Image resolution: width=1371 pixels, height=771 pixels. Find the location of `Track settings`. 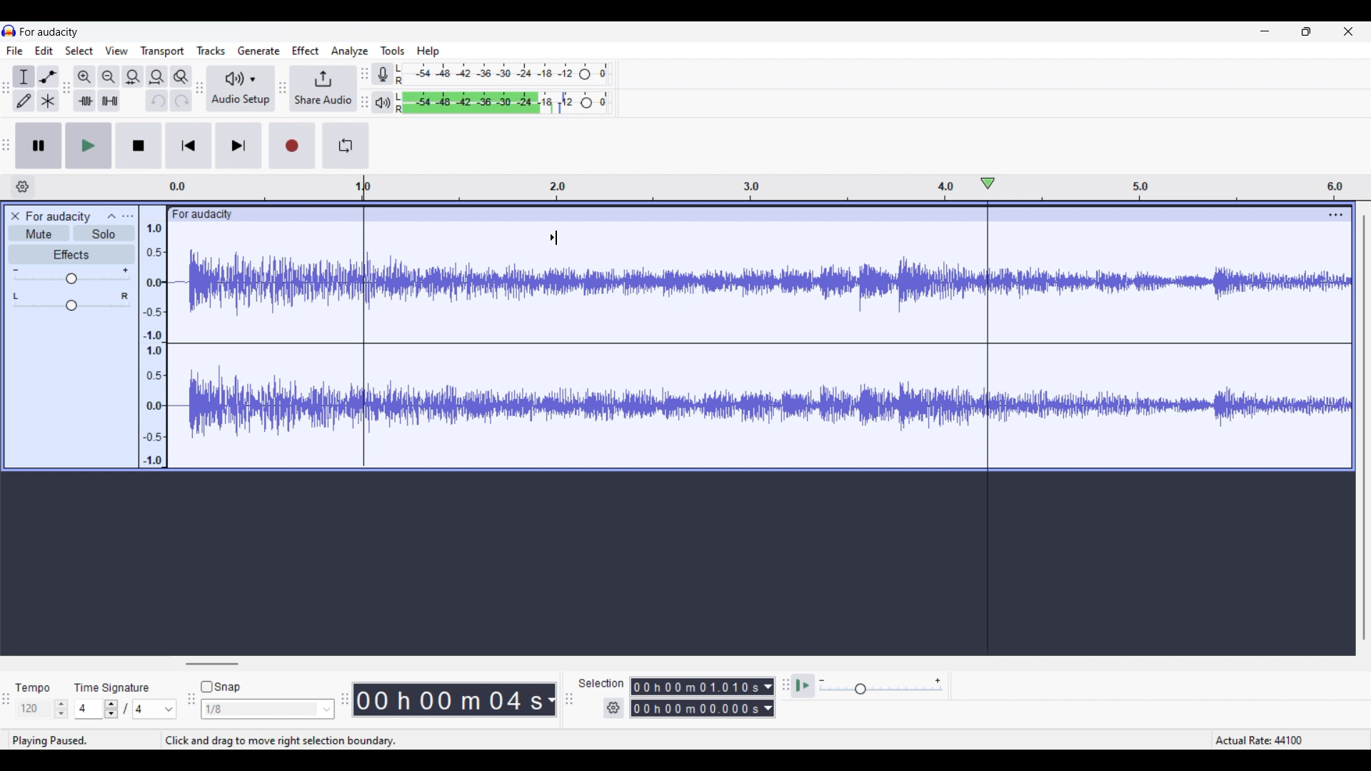

Track settings is located at coordinates (1336, 215).